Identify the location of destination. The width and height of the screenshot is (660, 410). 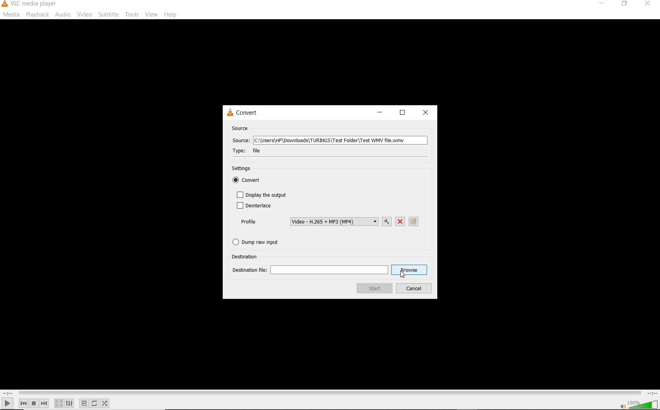
(246, 256).